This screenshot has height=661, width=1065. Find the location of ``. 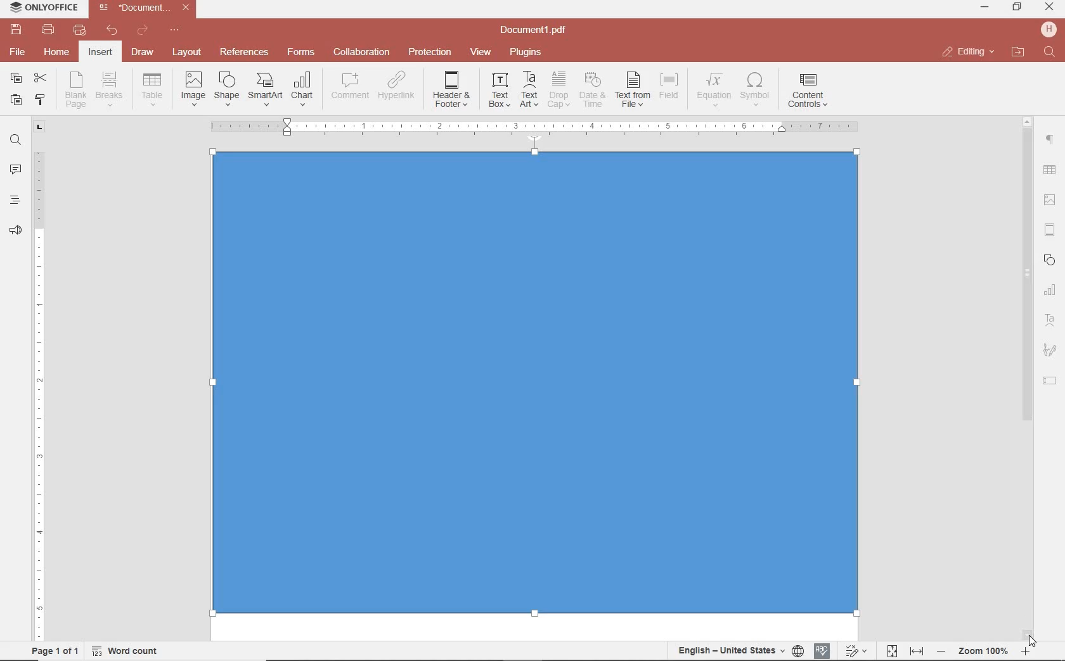

 is located at coordinates (533, 127).